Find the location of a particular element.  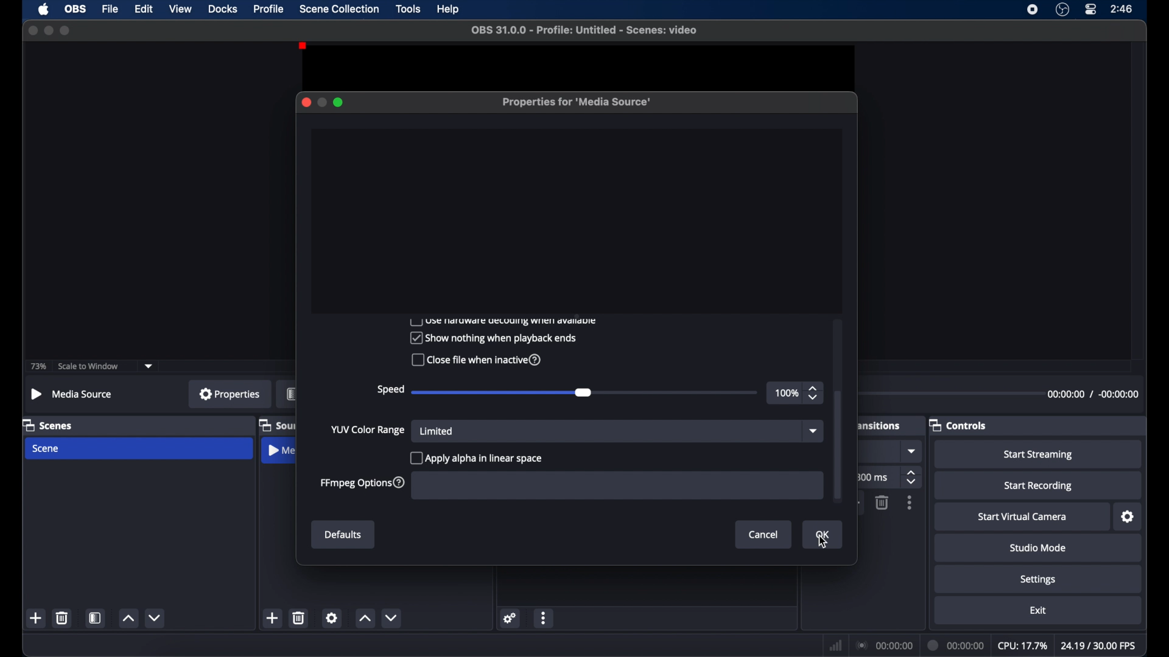

cursor is located at coordinates (825, 542).